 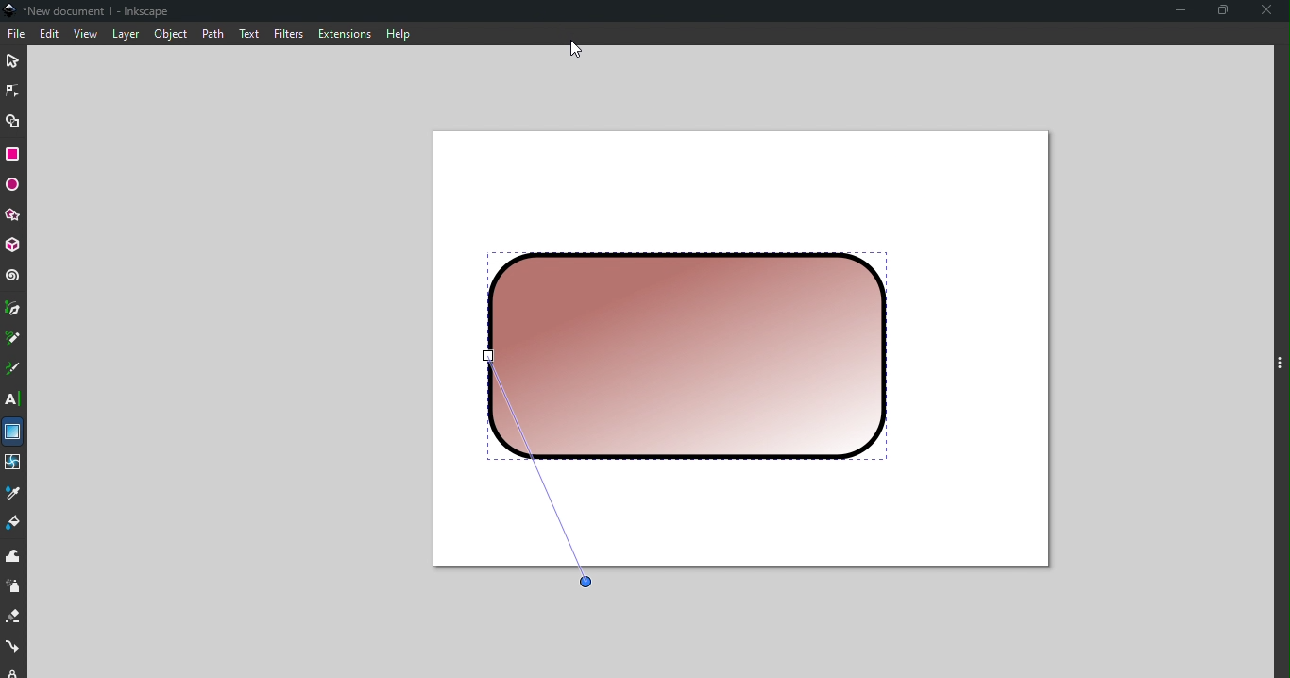 What do you see at coordinates (13, 120) in the screenshot?
I see `Shape builder tool` at bounding box center [13, 120].